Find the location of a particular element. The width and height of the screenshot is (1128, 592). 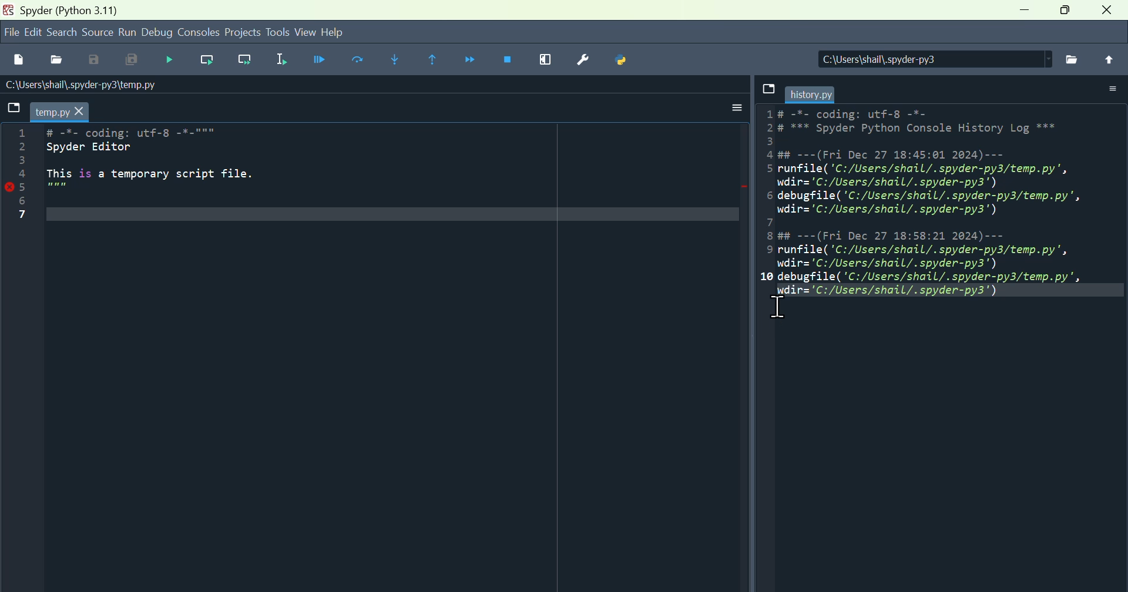

Stop debugging is located at coordinates (514, 59).